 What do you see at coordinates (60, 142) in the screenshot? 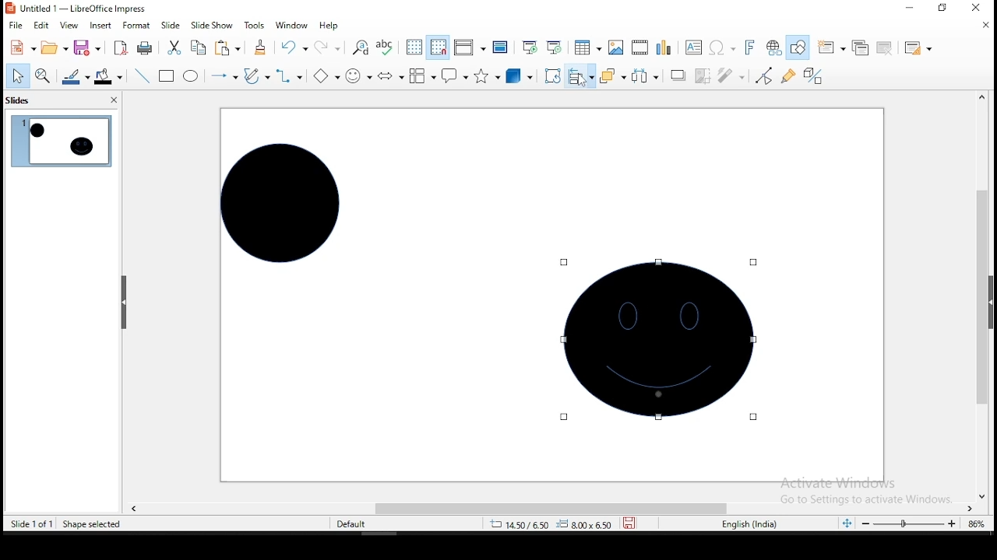
I see `slide 1` at bounding box center [60, 142].